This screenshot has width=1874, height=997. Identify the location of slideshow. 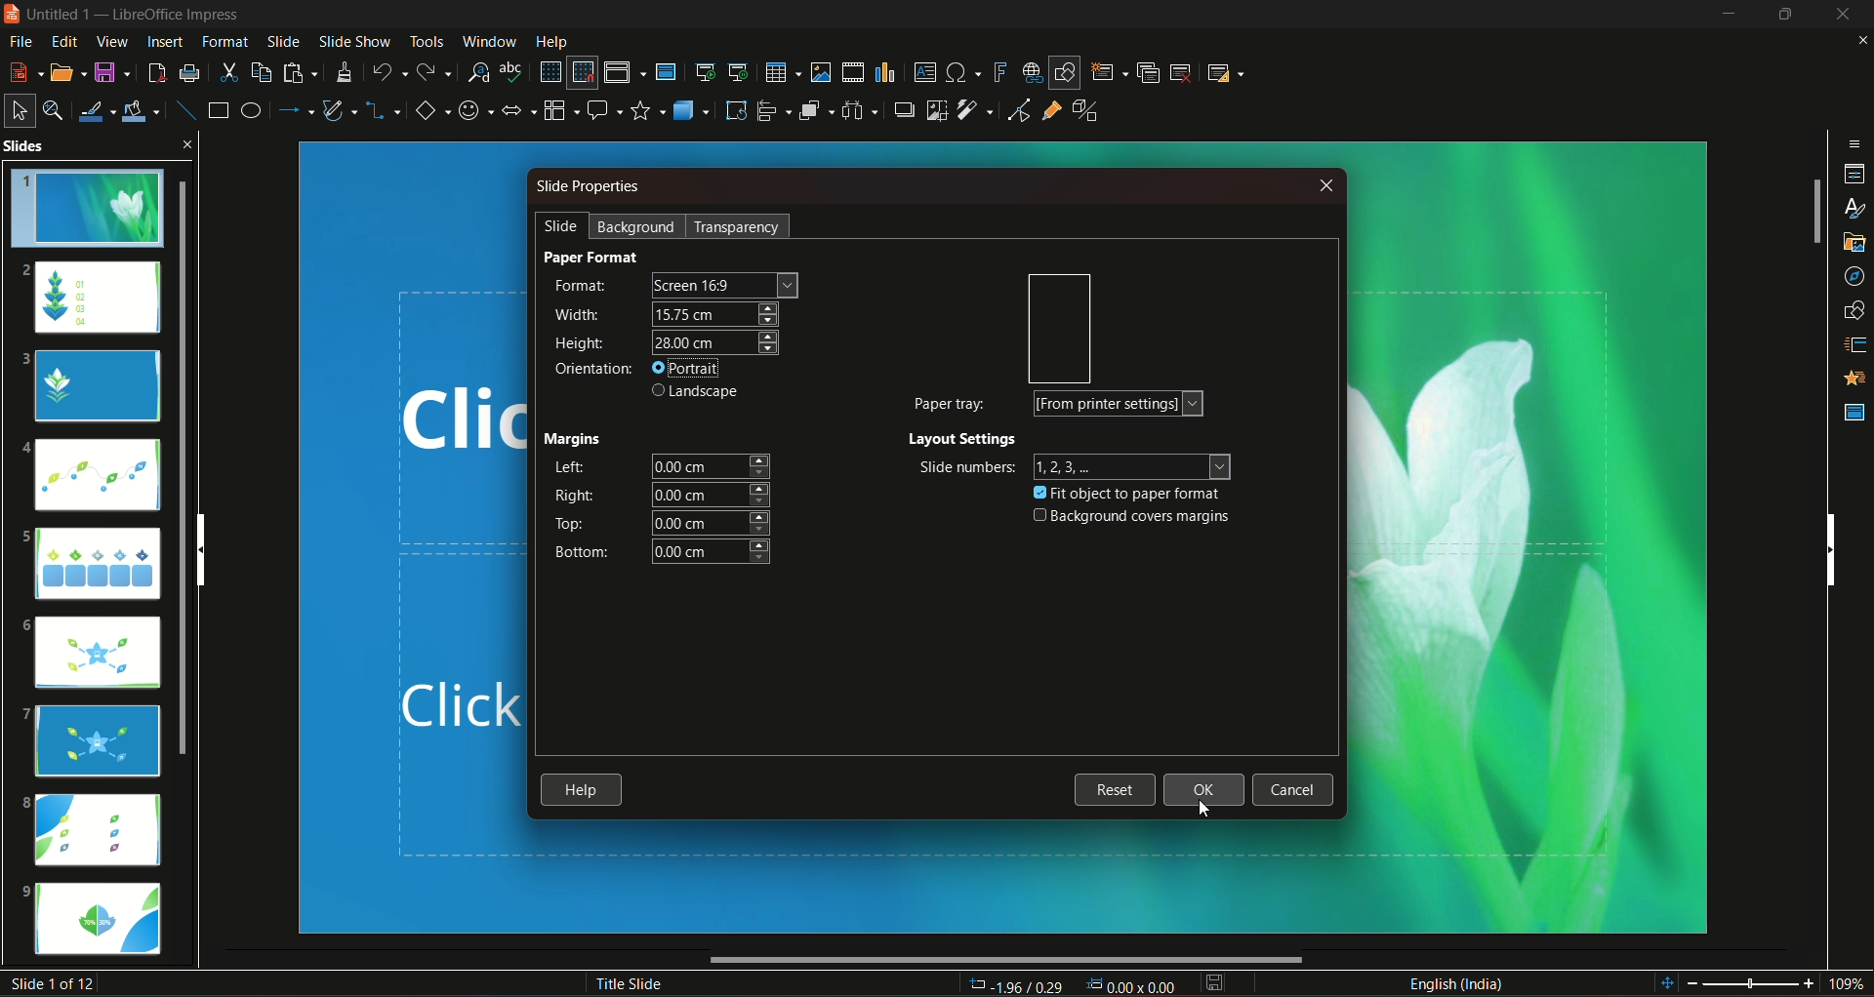
(352, 40).